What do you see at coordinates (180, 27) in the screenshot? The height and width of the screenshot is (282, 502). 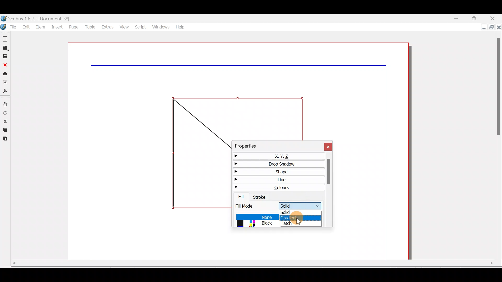 I see `Help` at bounding box center [180, 27].